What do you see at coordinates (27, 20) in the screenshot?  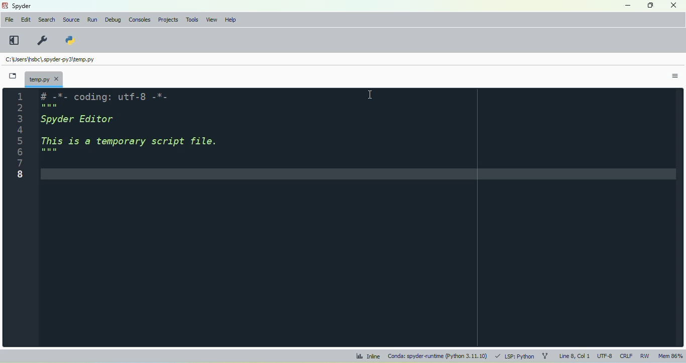 I see `edit` at bounding box center [27, 20].